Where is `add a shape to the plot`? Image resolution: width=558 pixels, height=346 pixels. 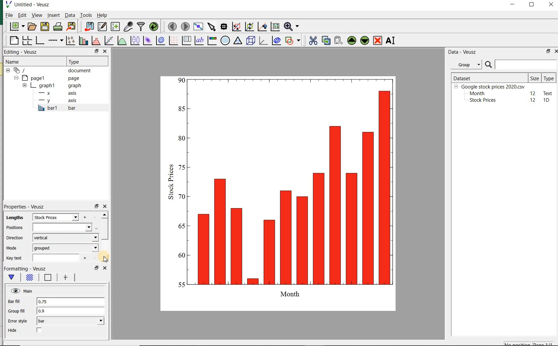 add a shape to the plot is located at coordinates (293, 41).